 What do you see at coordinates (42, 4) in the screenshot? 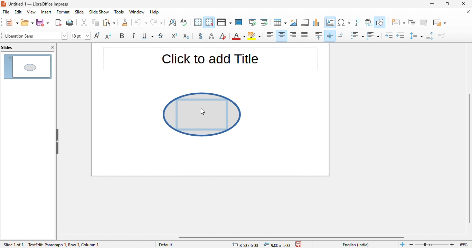
I see `untitled 1- libreoffice impress` at bounding box center [42, 4].